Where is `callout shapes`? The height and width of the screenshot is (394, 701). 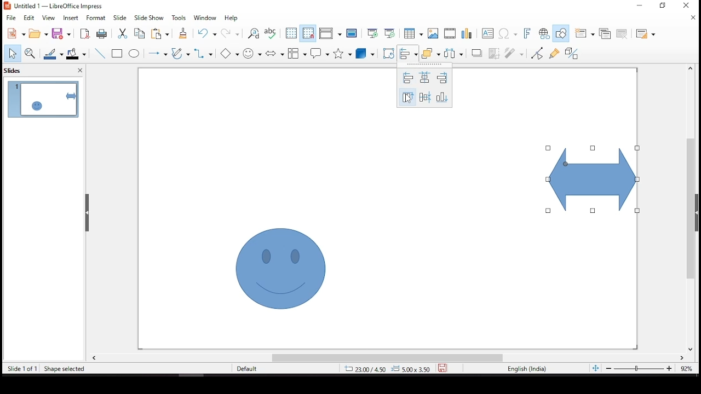 callout shapes is located at coordinates (320, 54).